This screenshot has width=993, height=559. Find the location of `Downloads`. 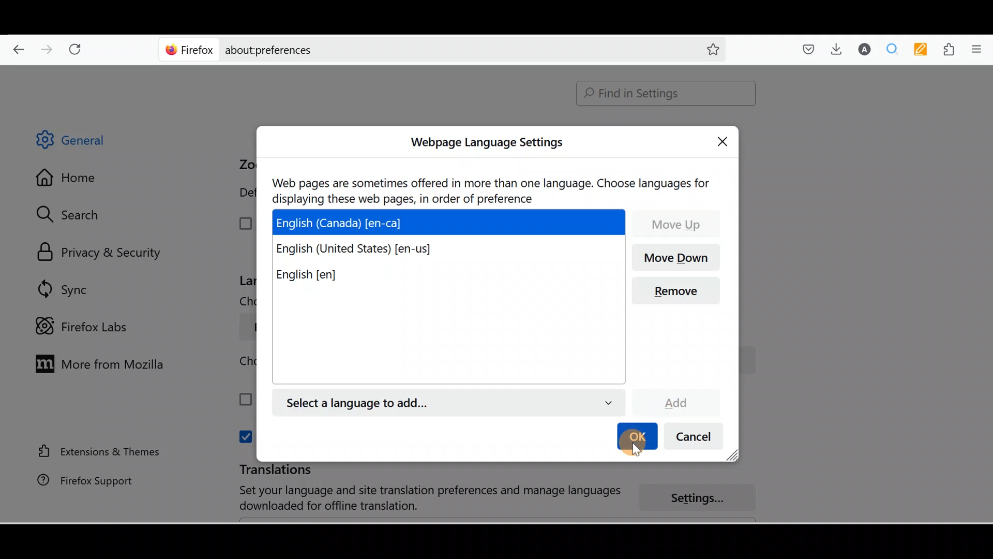

Downloads is located at coordinates (834, 49).